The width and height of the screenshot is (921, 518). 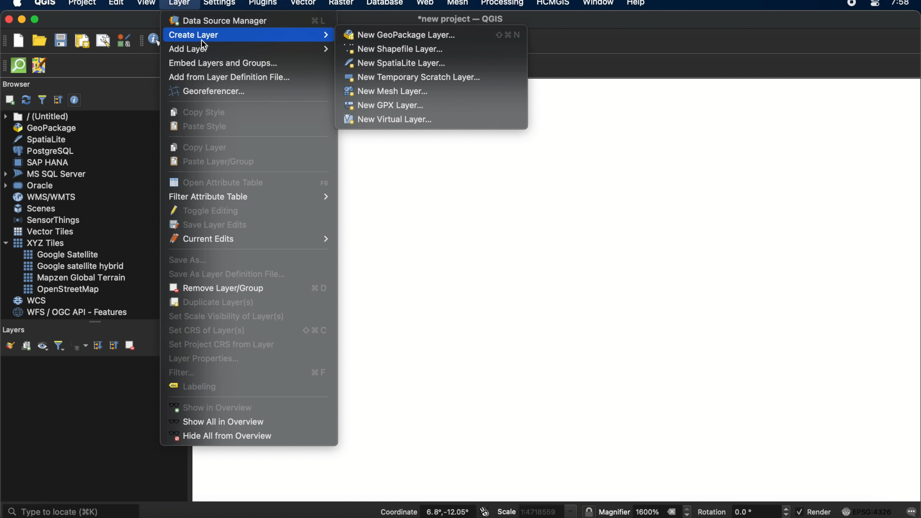 I want to click on render, so click(x=815, y=512).